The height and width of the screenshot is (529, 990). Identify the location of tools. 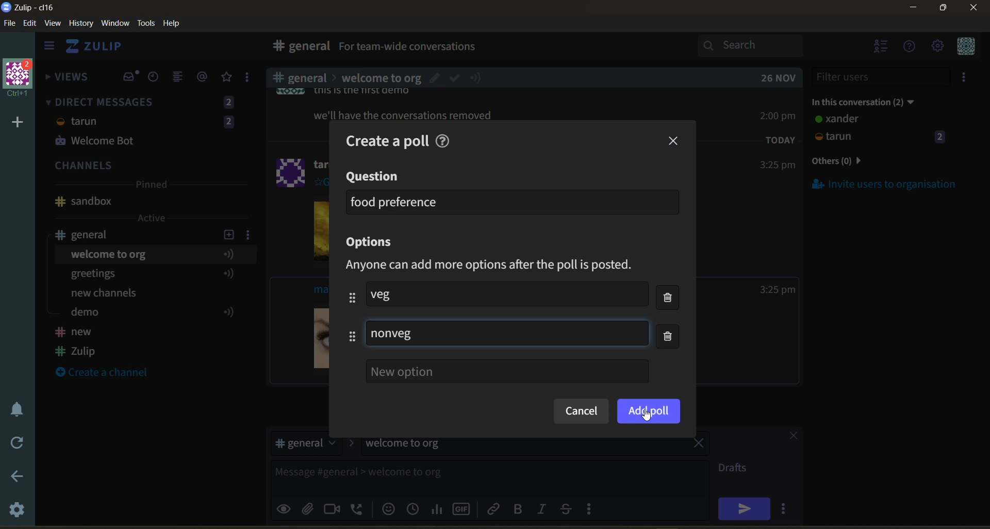
(148, 22).